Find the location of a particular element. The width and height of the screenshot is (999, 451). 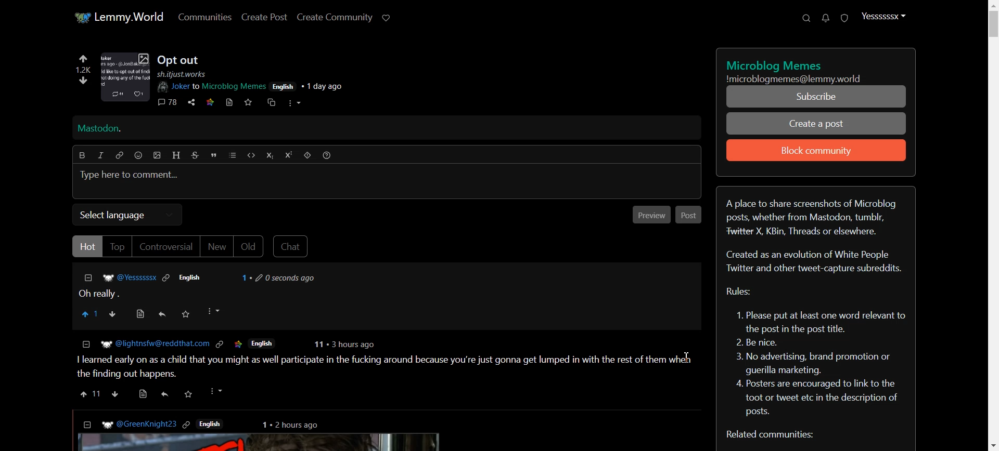

save is located at coordinates (190, 393).